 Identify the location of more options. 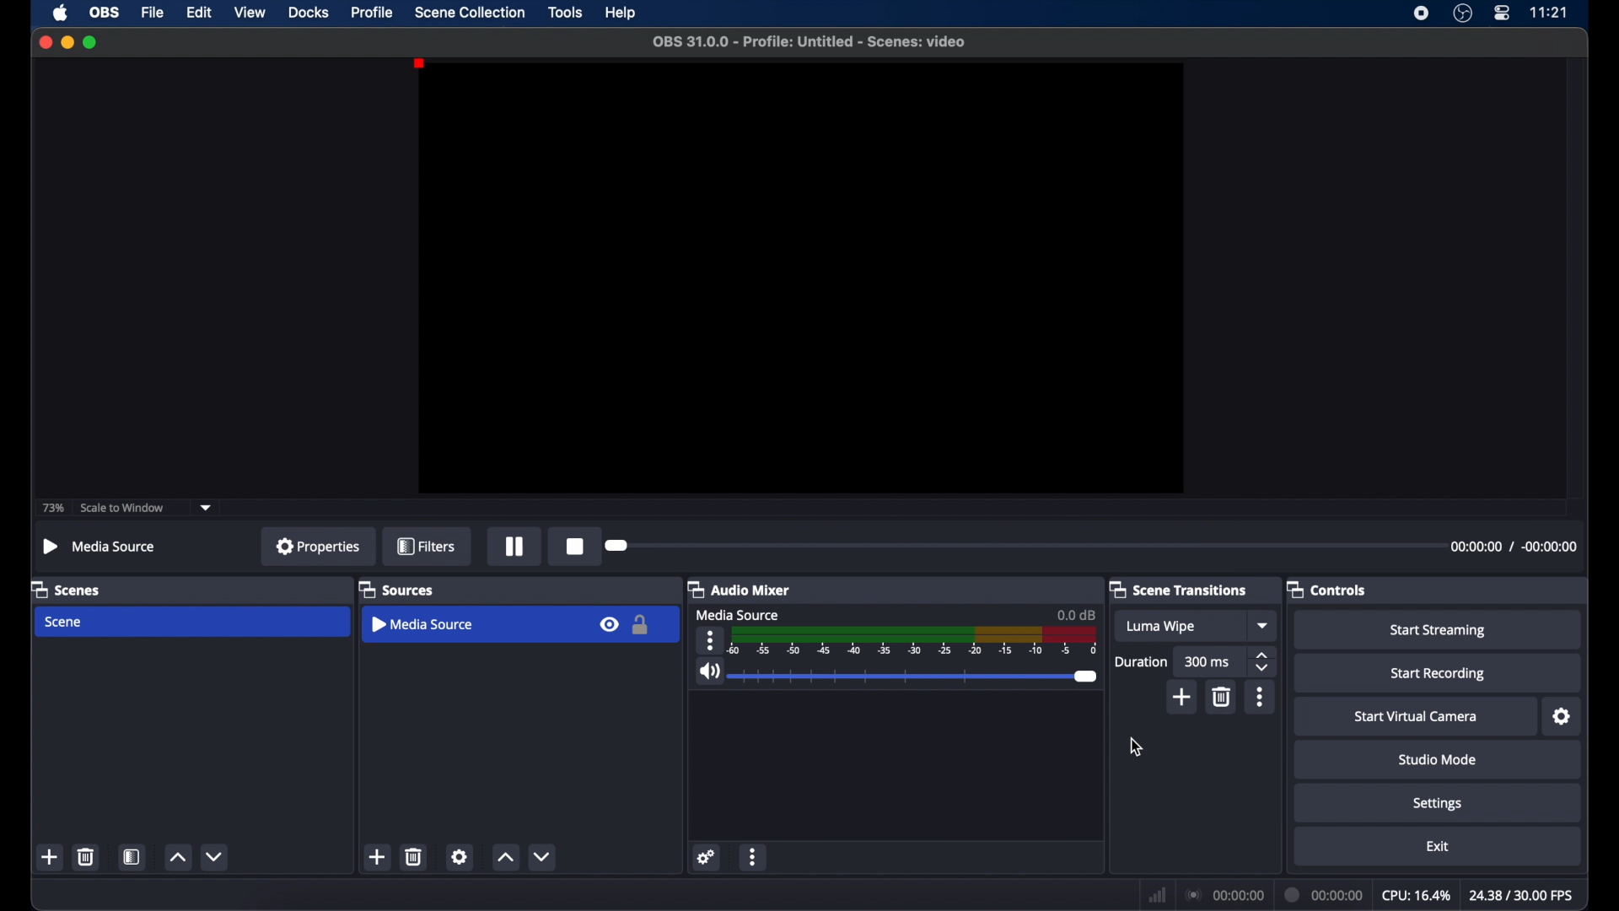
(710, 640).